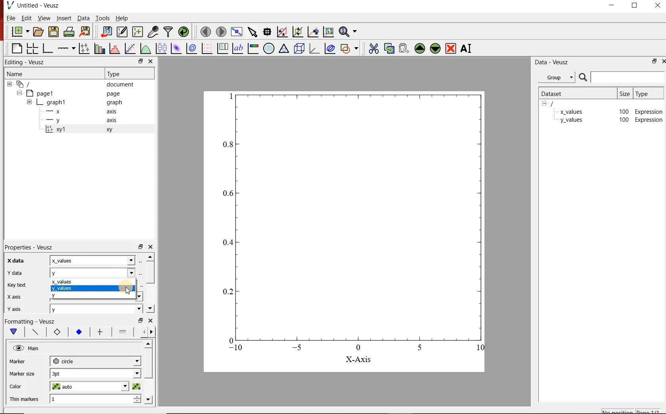  I want to click on vertical scrollbar, so click(151, 272).